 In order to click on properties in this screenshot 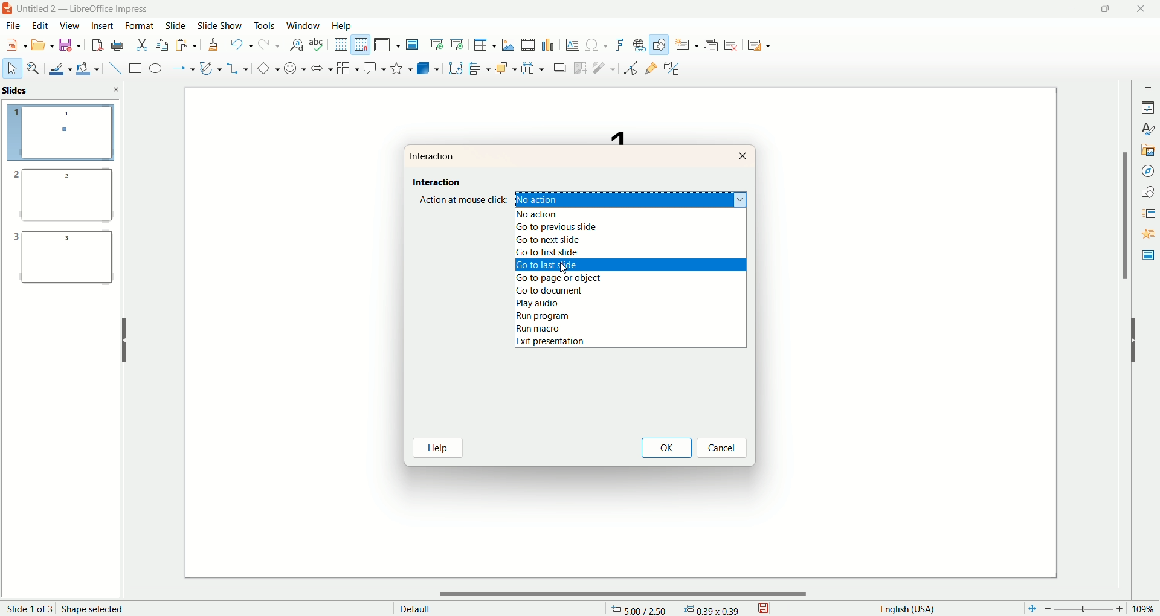, I will do `click(1148, 106)`.